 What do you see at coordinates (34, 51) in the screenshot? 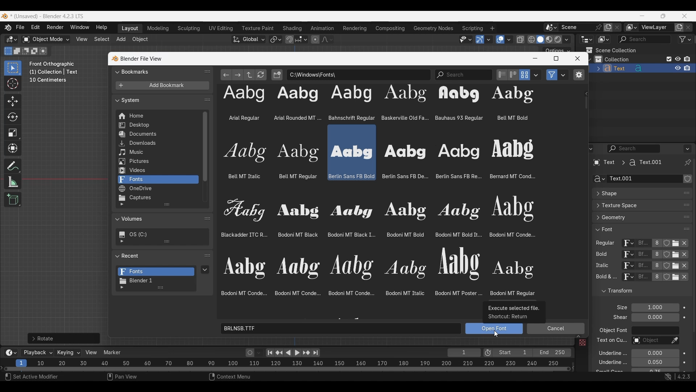
I see `Invert existing selection` at bounding box center [34, 51].